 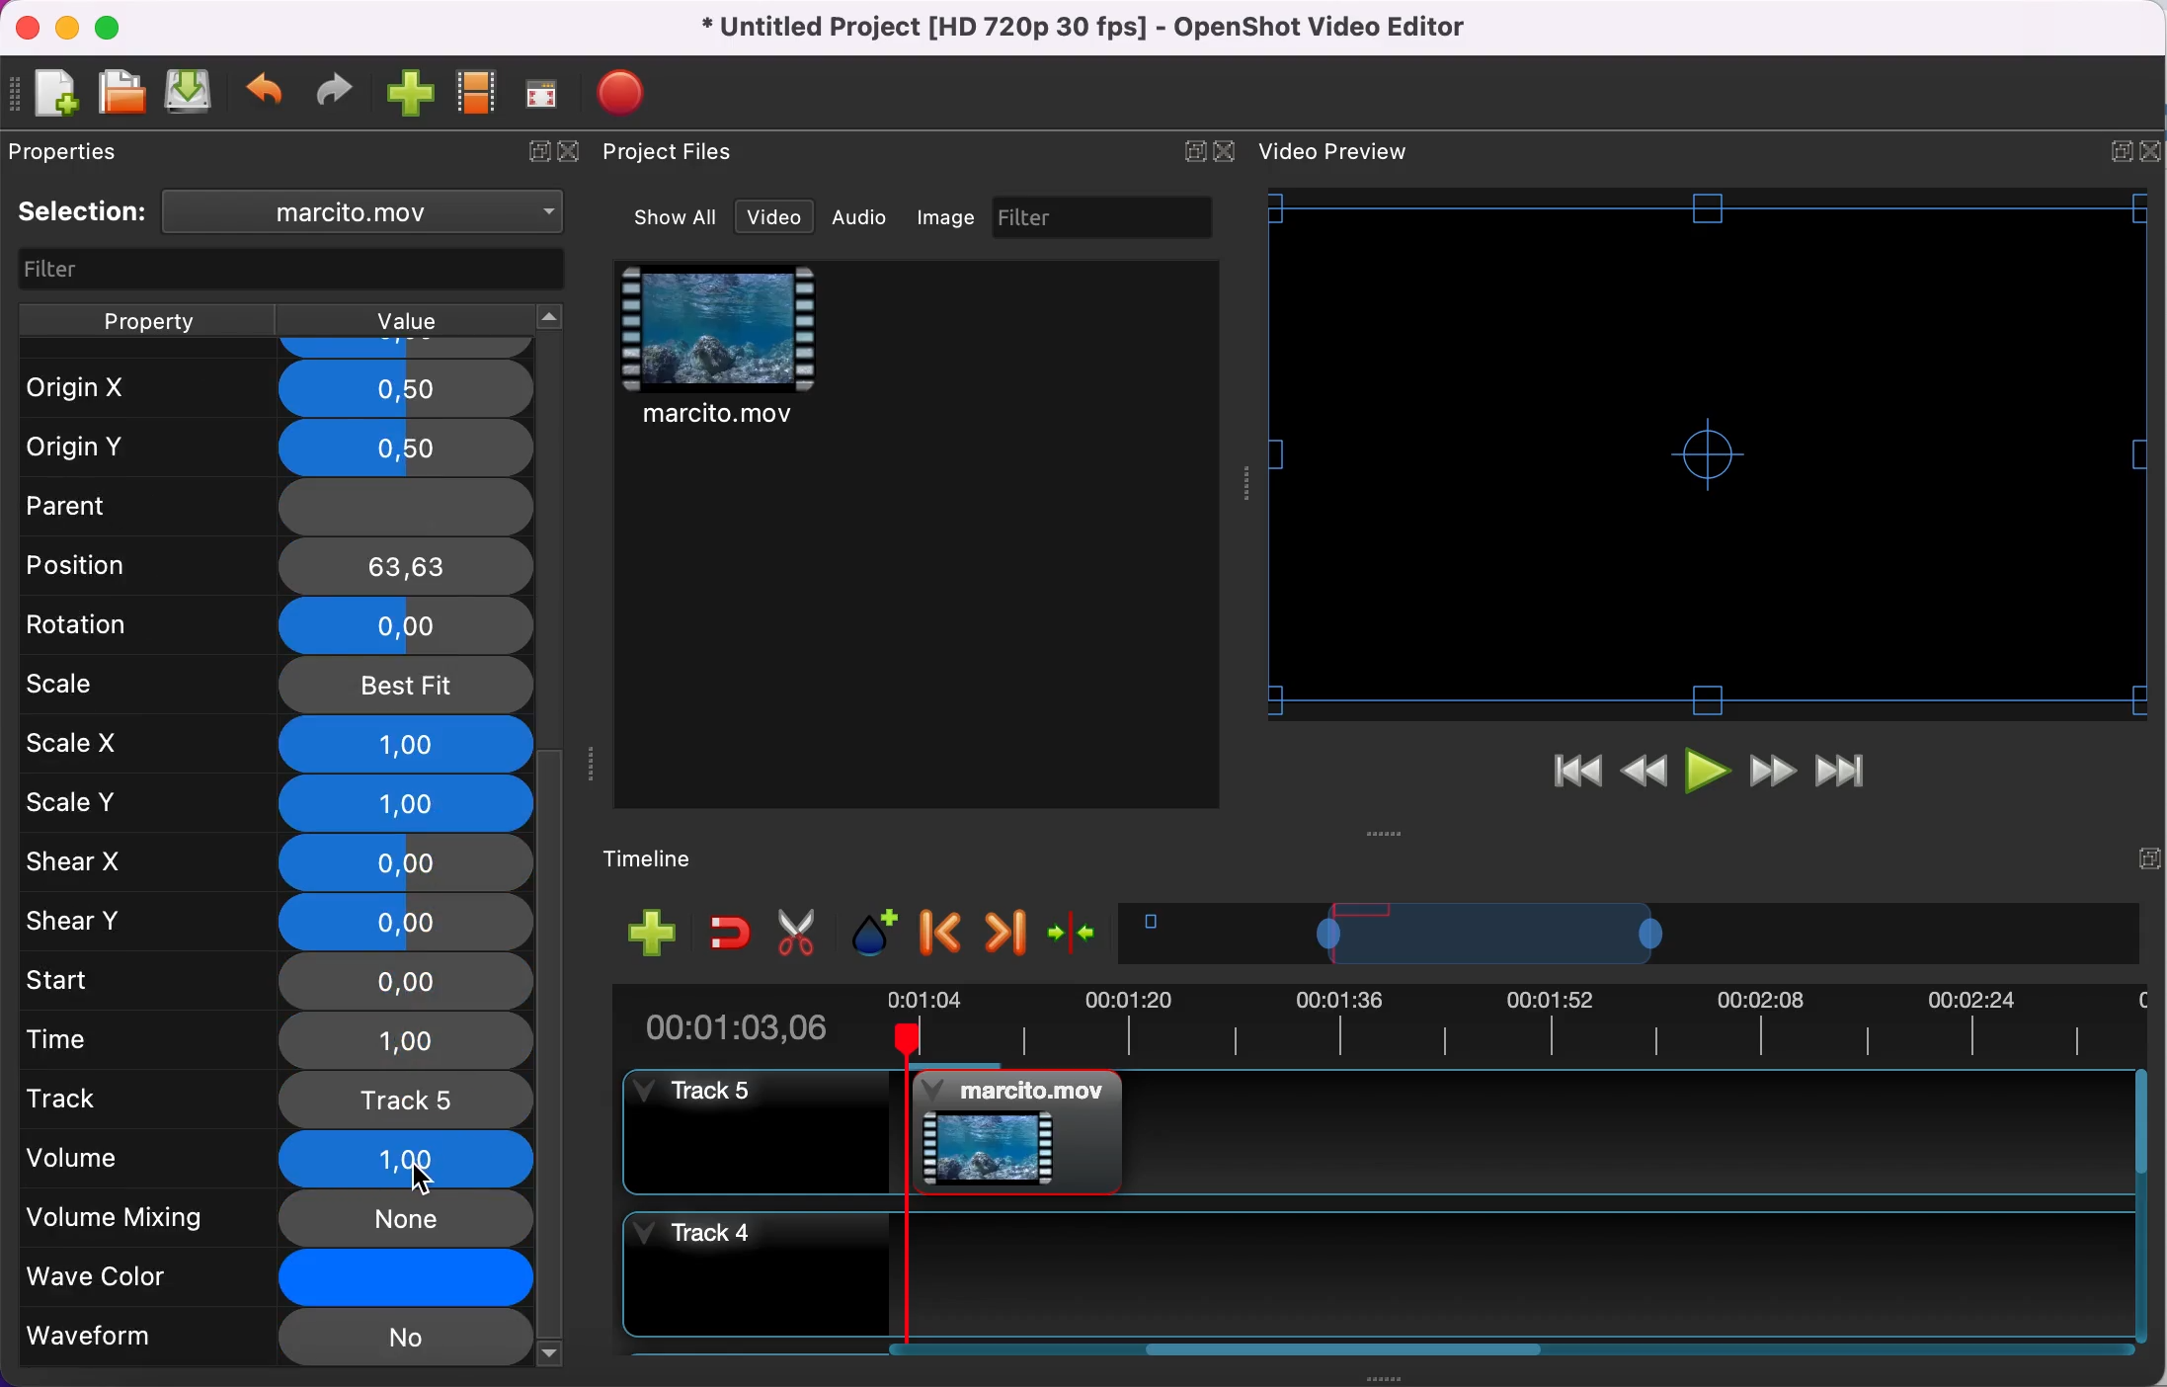 I want to click on Vertical slide bar, so click(x=2141, y=1205).